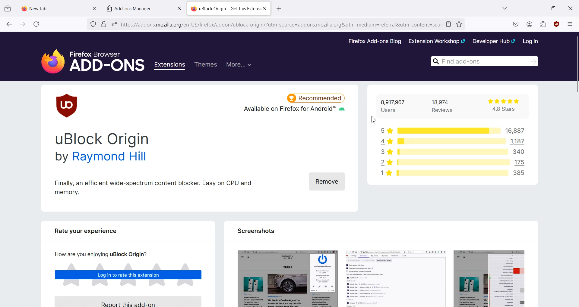  I want to click on Recommended, so click(316, 97).